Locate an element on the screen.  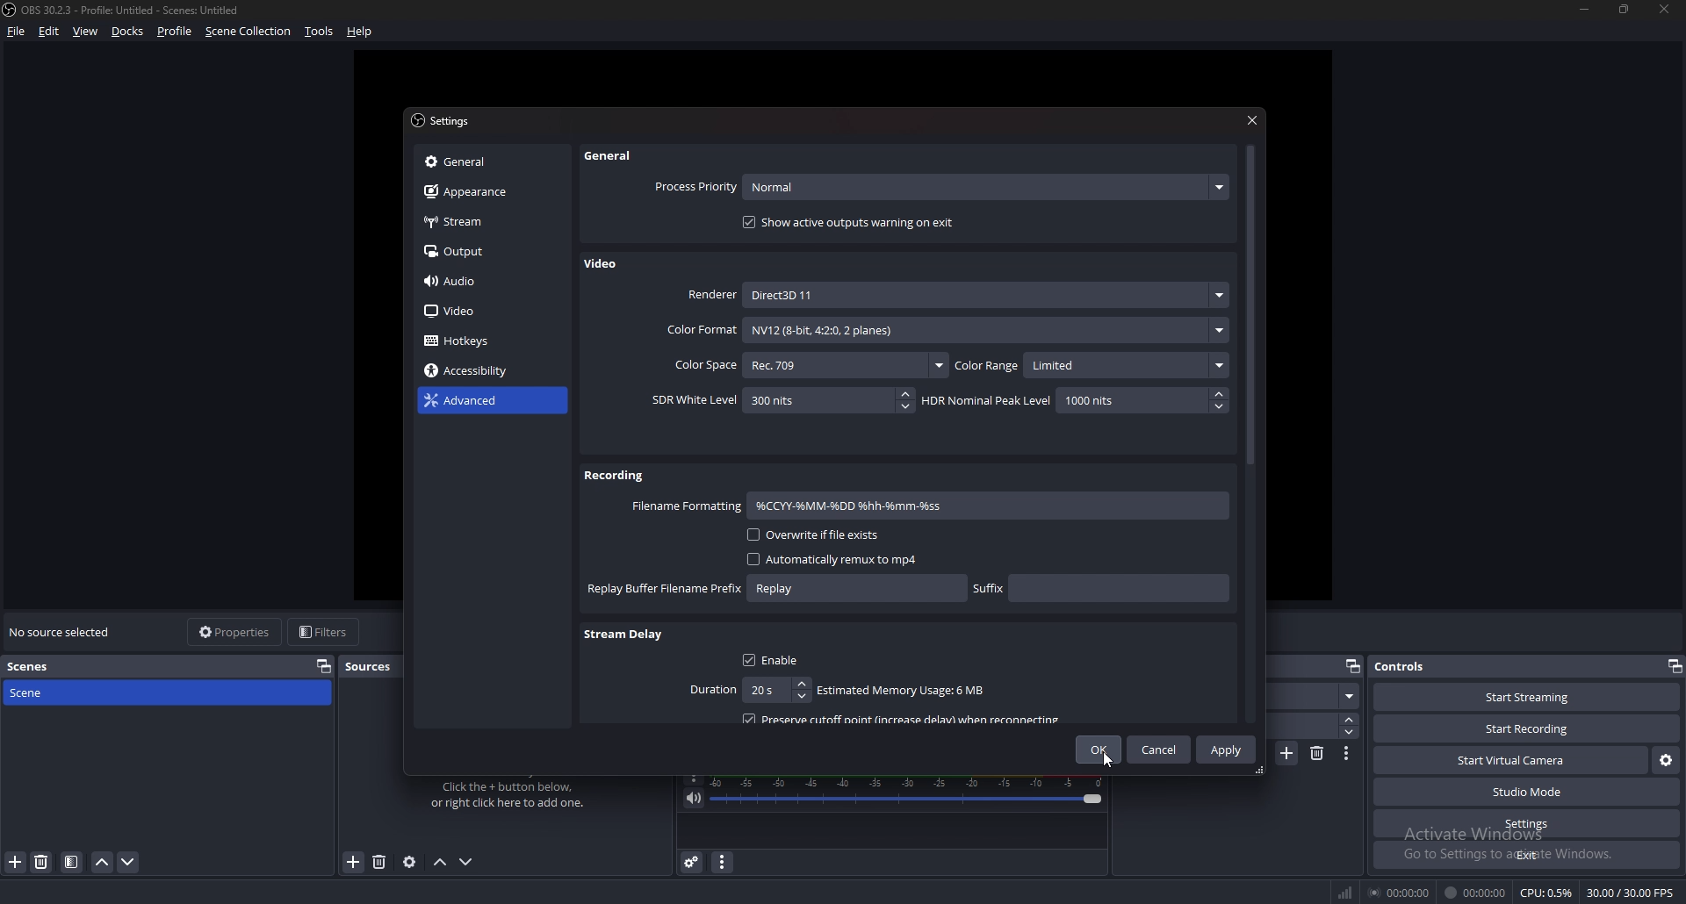
Duration is located at coordinates (746, 690).